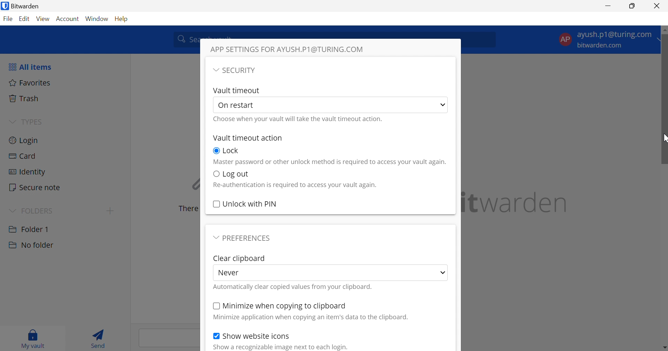  I want to click on There are no items to list., so click(187, 209).